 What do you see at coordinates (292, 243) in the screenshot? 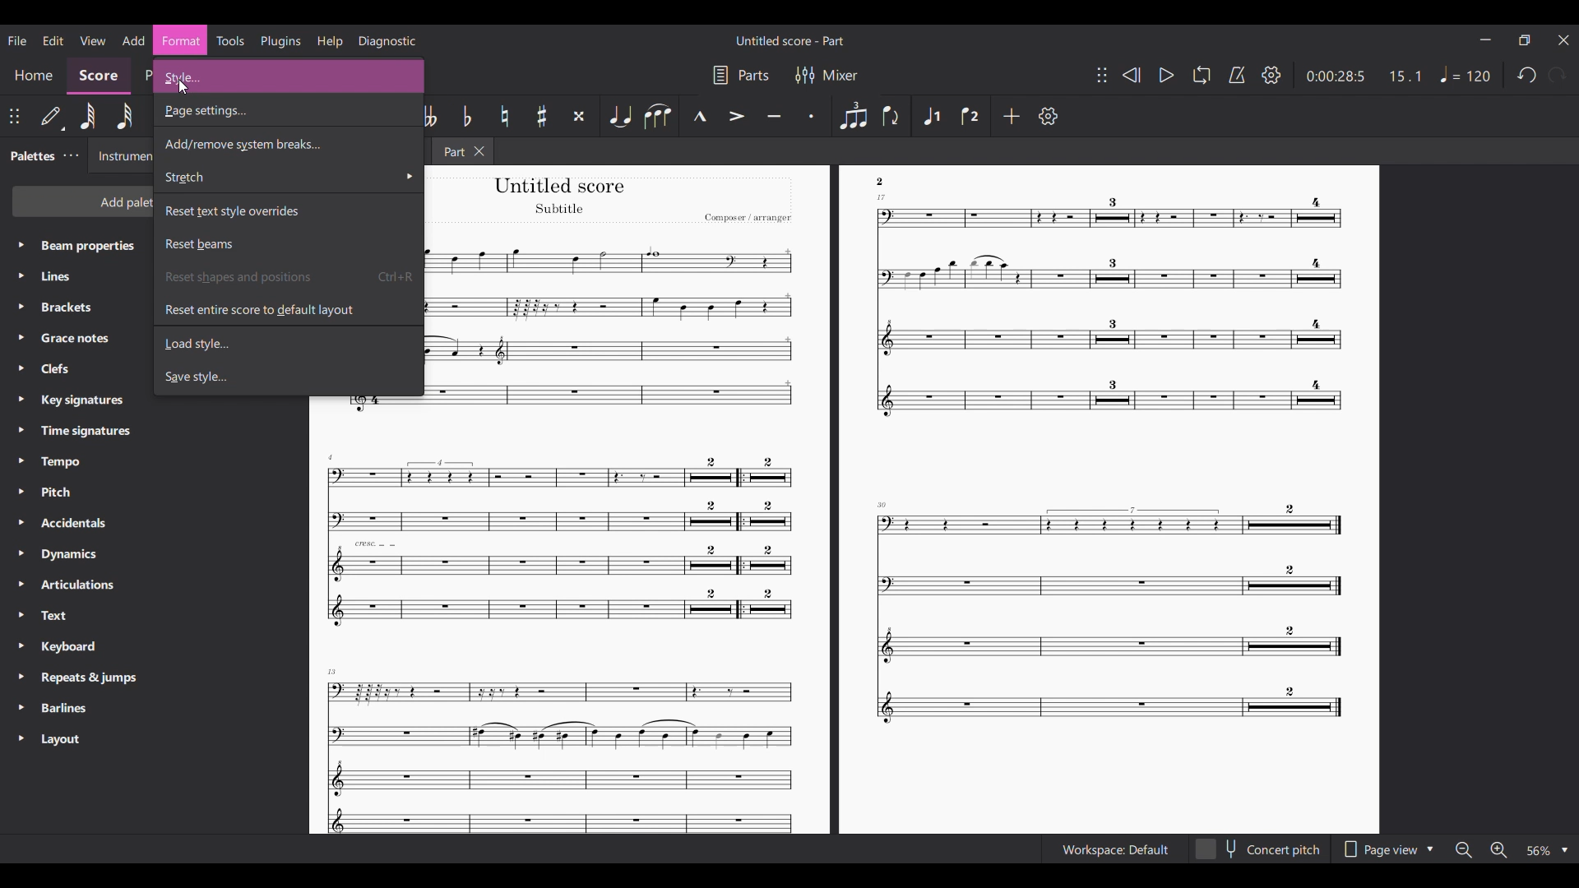
I see `Reset beams` at bounding box center [292, 243].